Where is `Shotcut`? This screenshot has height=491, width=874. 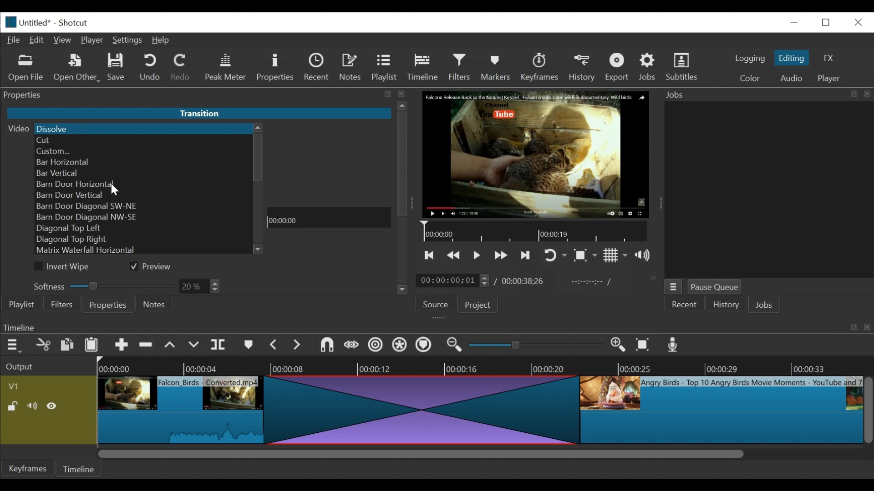 Shotcut is located at coordinates (73, 24).